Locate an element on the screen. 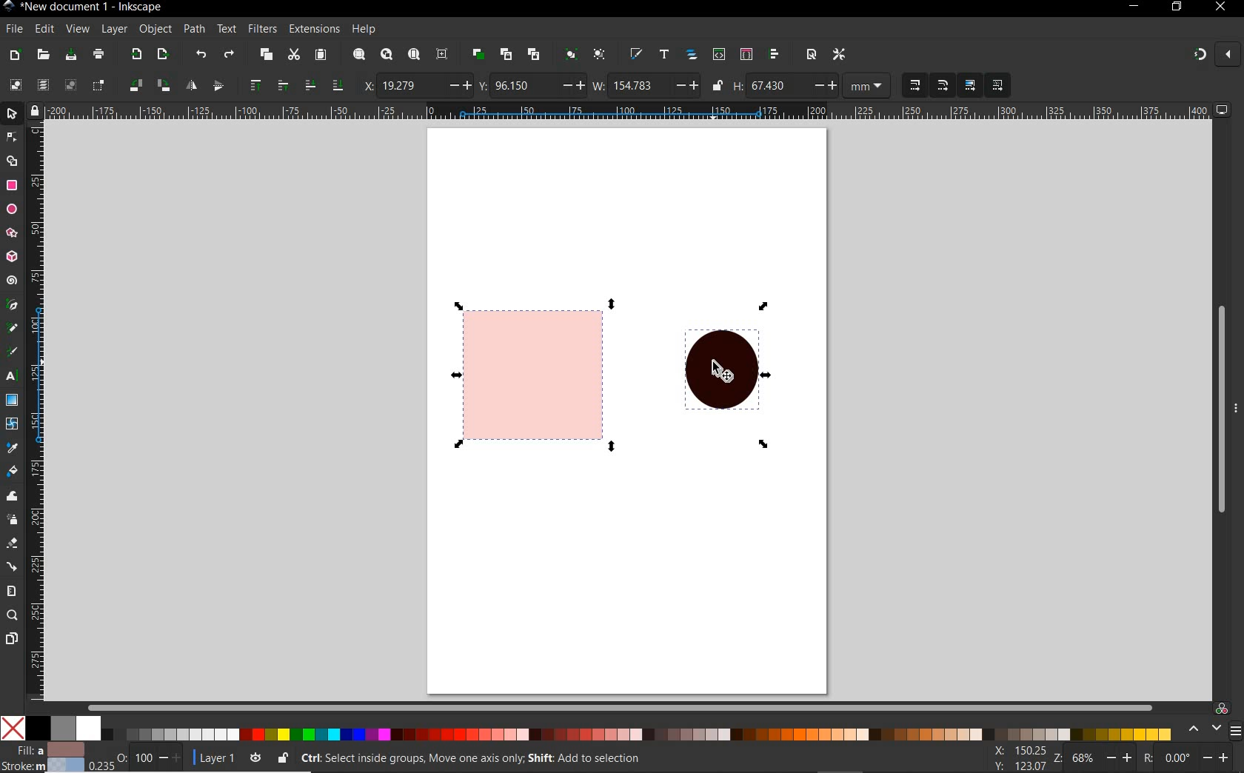  object flip horizontal is located at coordinates (192, 85).